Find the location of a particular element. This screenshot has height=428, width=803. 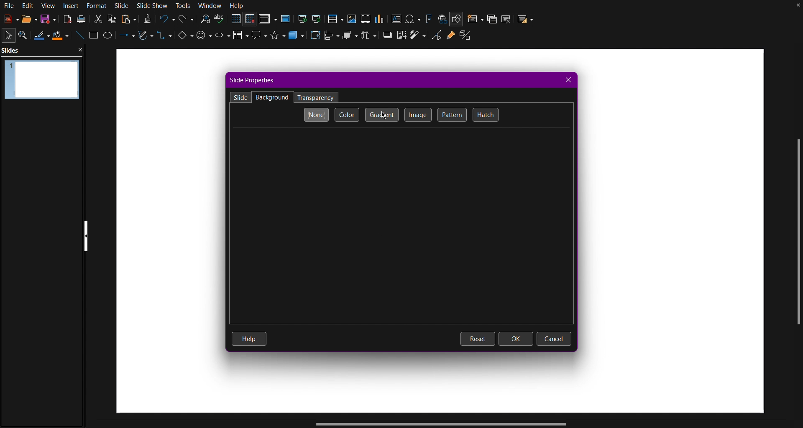

Align Objects is located at coordinates (333, 38).